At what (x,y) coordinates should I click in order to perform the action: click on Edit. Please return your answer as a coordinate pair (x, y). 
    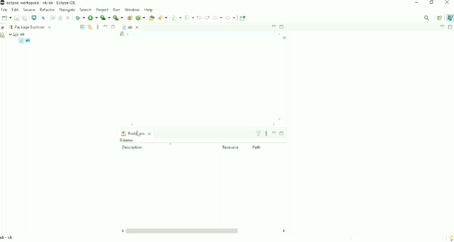
    Looking at the image, I should click on (15, 10).